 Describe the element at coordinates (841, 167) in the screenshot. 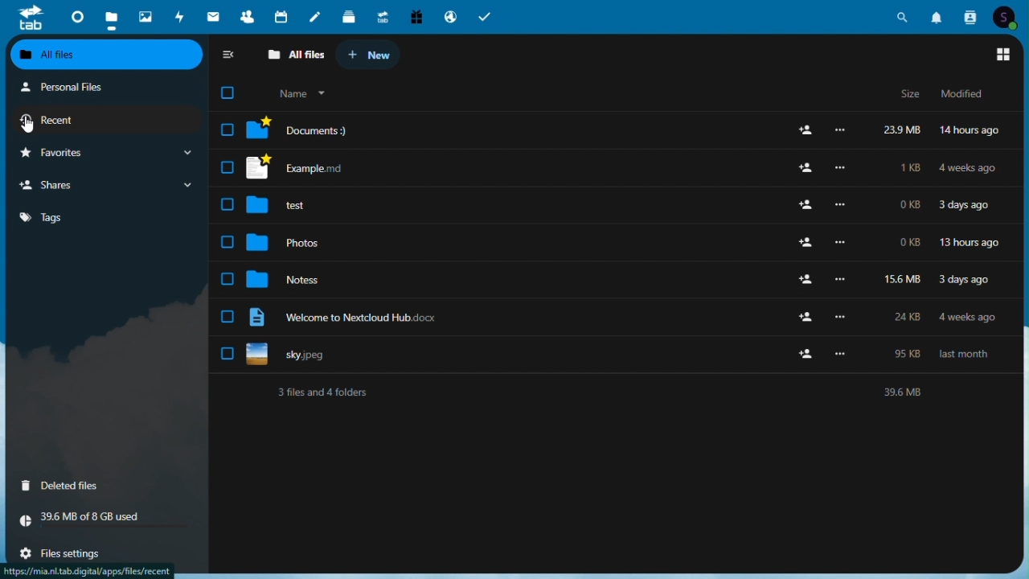

I see `options` at that location.